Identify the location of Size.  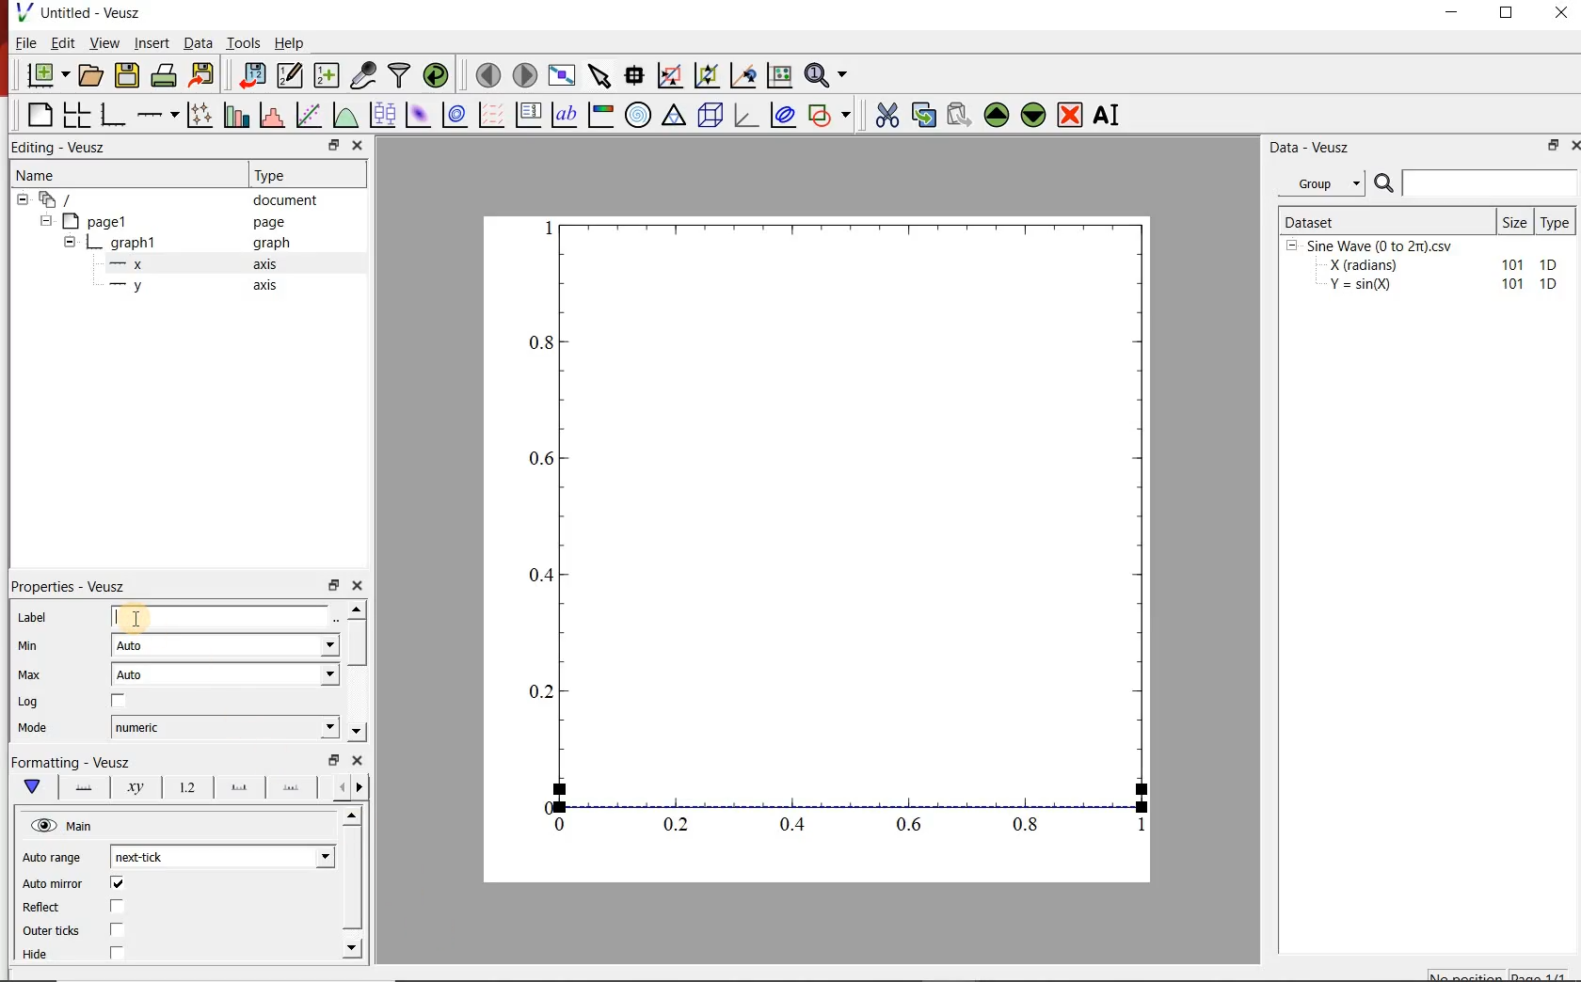
(1516, 221).